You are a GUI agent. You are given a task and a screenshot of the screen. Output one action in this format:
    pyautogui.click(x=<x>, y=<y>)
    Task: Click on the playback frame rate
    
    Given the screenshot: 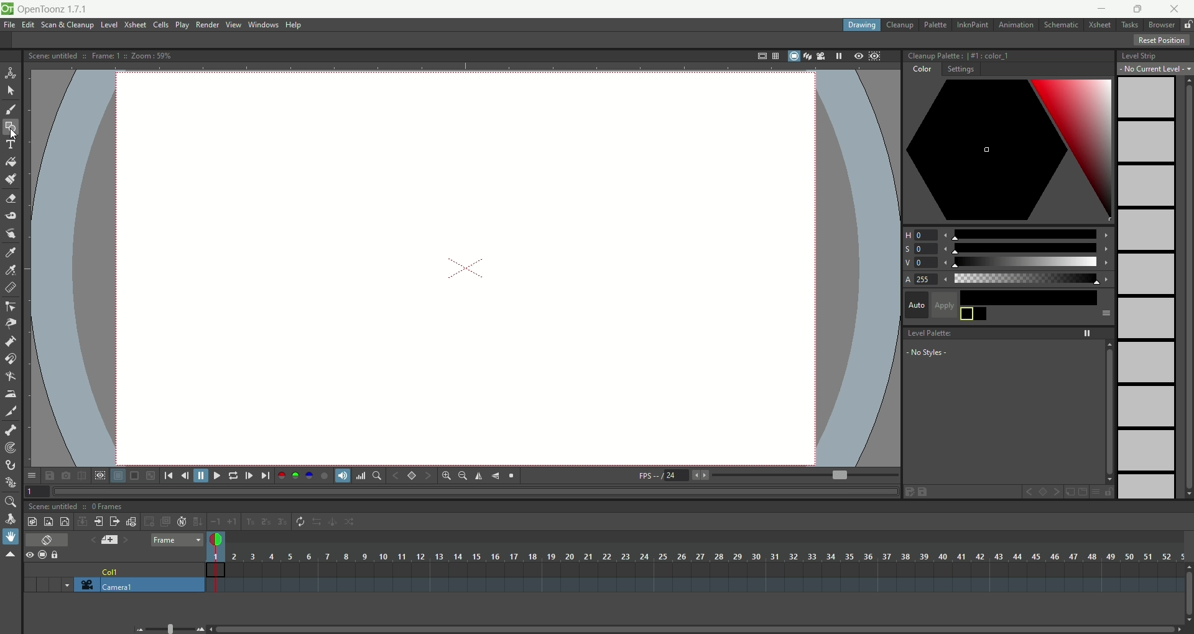 What is the action you would take?
    pyautogui.click(x=676, y=477)
    